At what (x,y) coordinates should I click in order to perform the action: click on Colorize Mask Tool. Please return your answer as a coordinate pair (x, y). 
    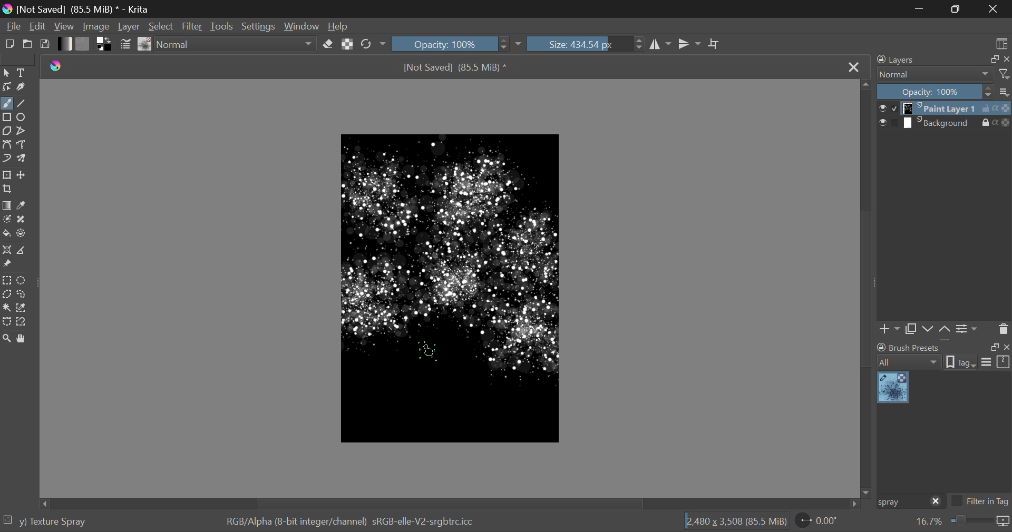
    Looking at the image, I should click on (7, 220).